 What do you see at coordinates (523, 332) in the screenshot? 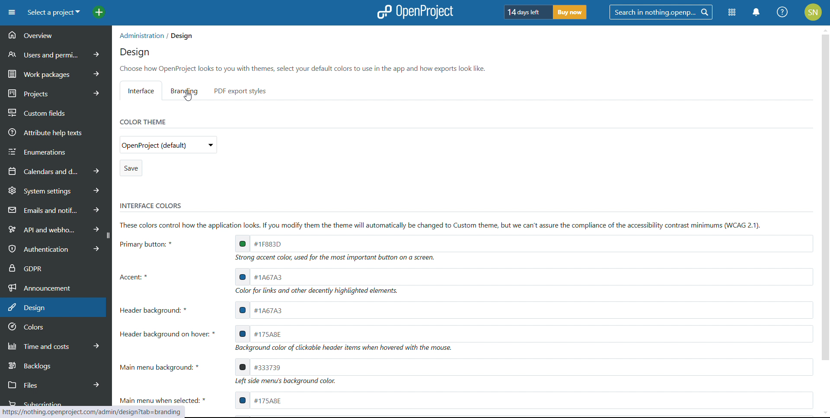
I see `header background on hover` at bounding box center [523, 332].